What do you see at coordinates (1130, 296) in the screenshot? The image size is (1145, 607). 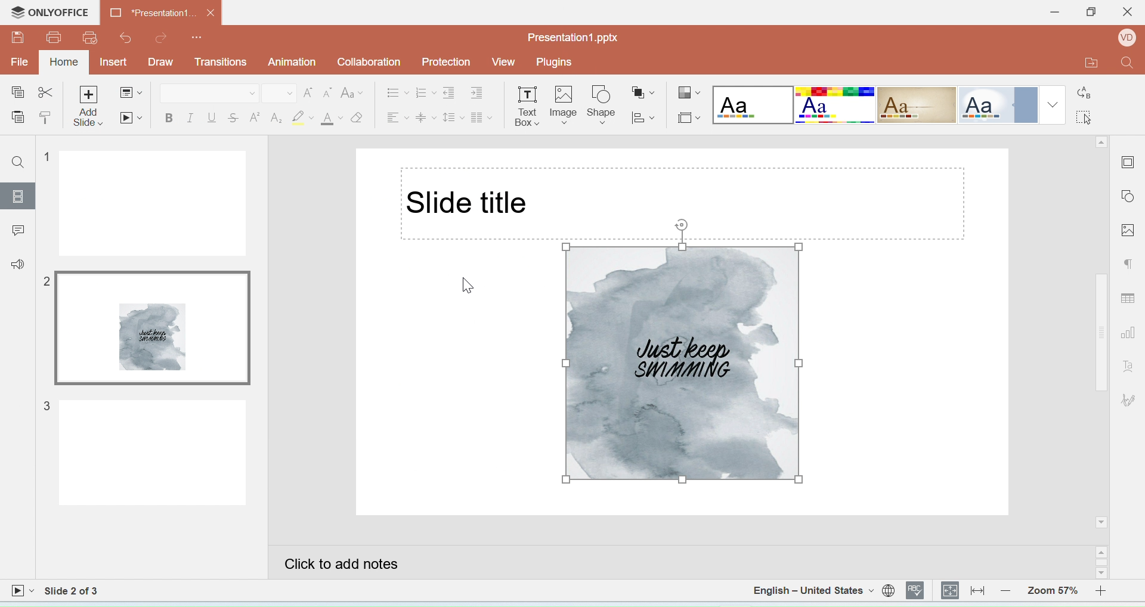 I see `Table settings` at bounding box center [1130, 296].